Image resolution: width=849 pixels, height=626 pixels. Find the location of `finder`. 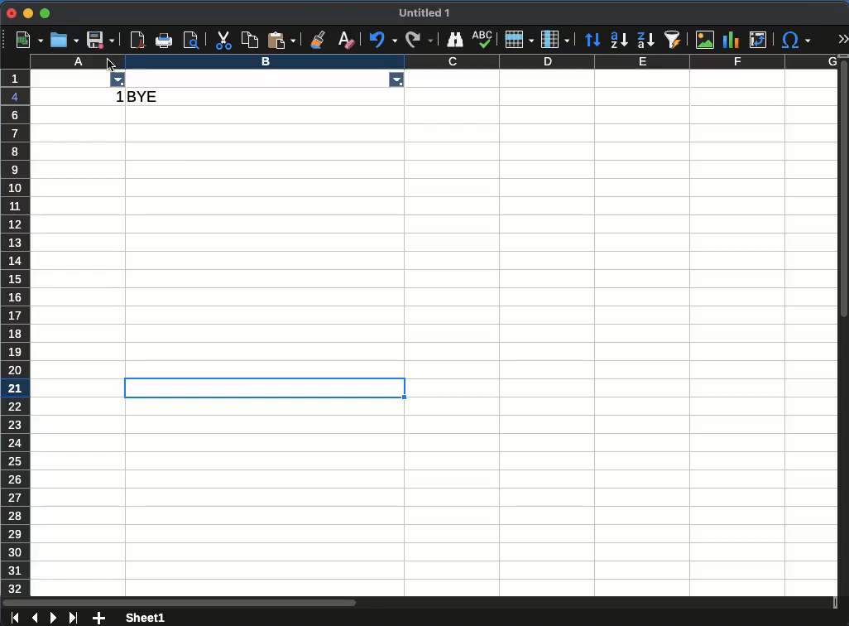

finder is located at coordinates (455, 40).